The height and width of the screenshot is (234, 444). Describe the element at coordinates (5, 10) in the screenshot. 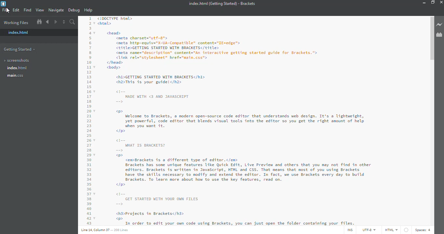

I see `file` at that location.